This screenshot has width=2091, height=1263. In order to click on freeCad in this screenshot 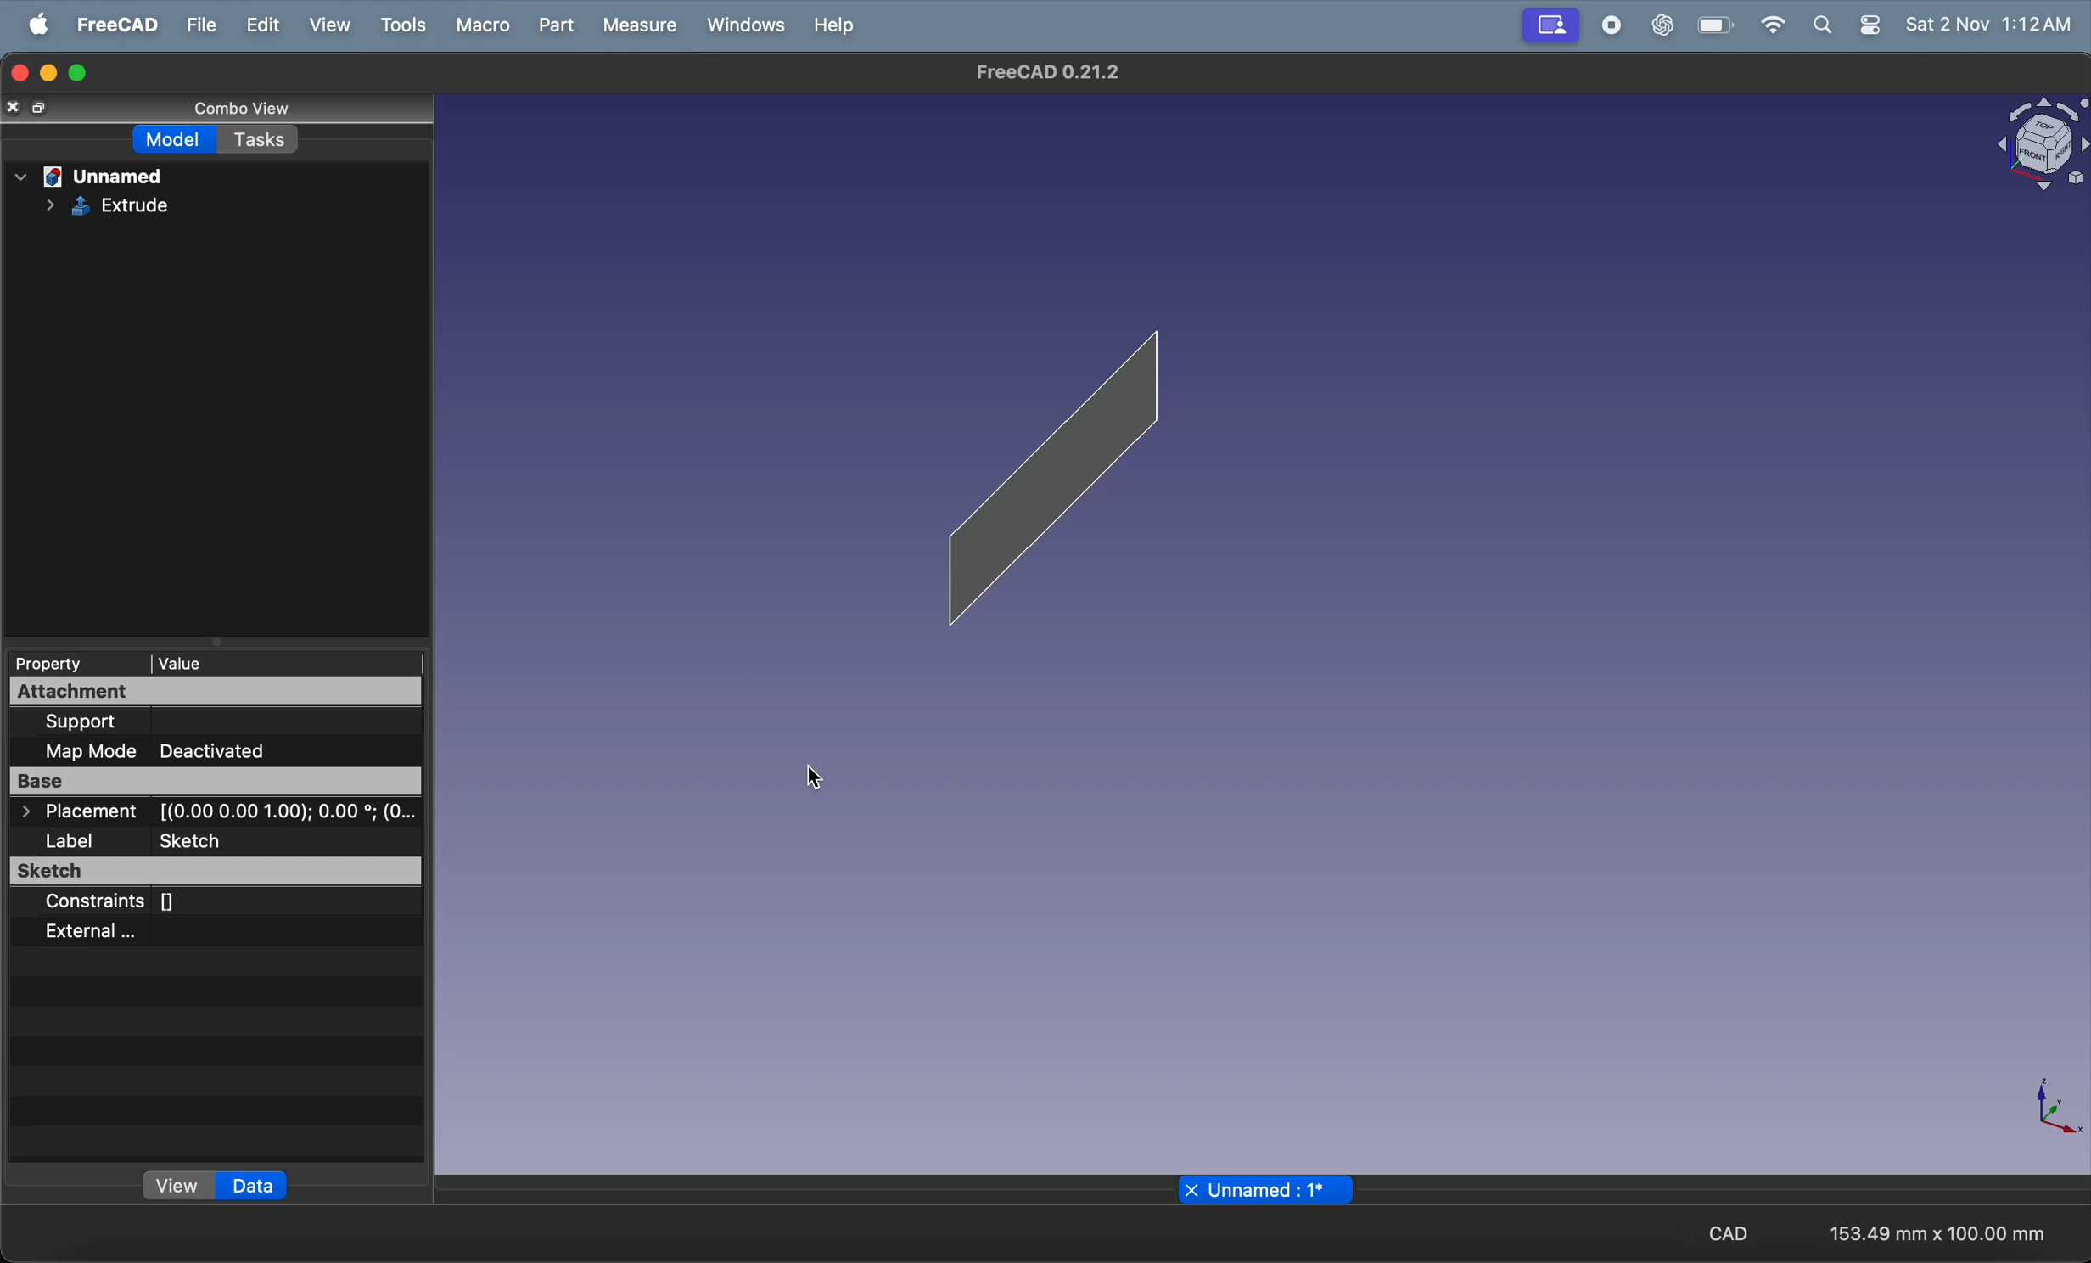, I will do `click(110, 26)`.